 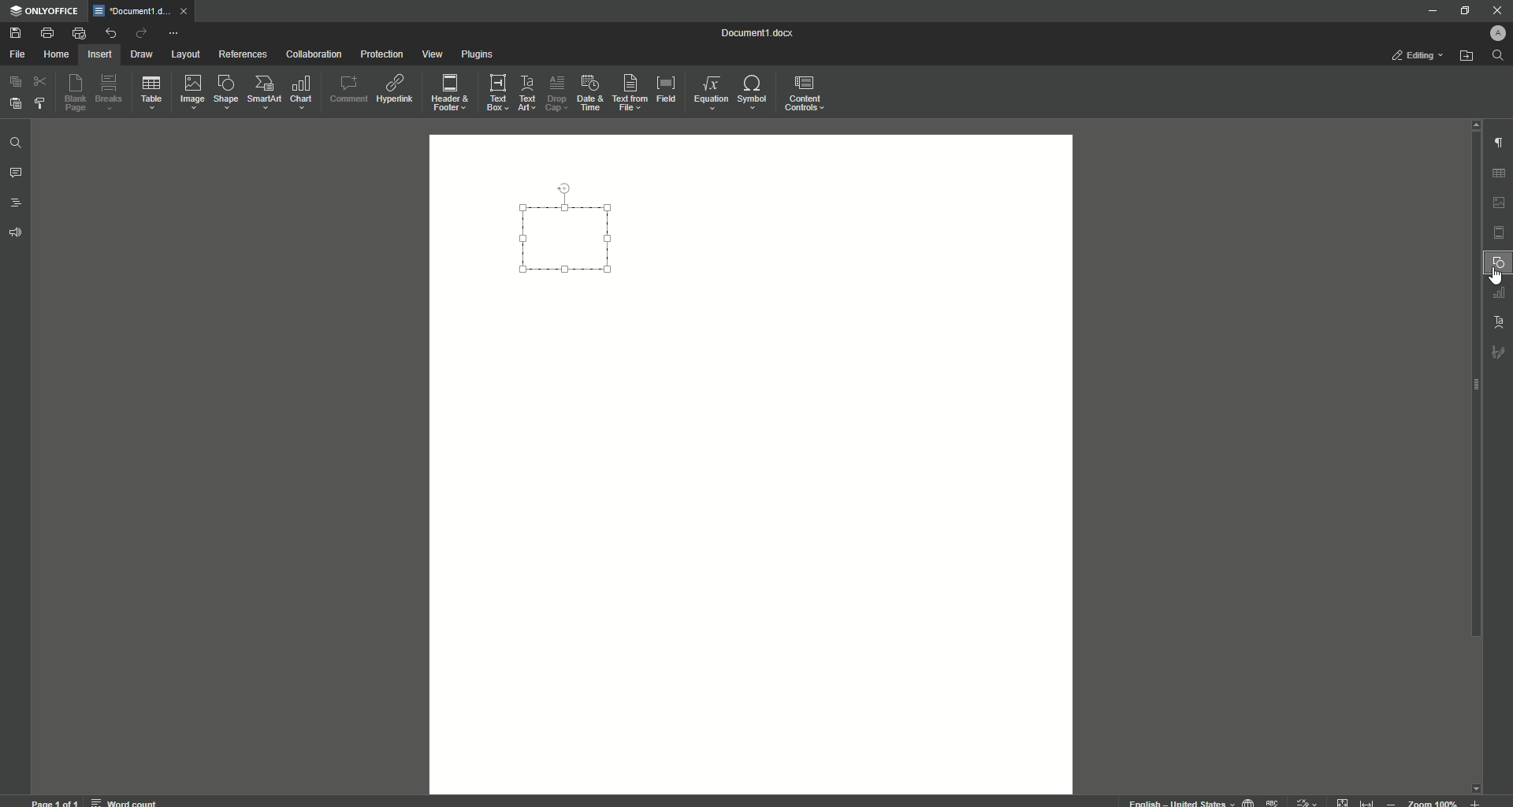 I want to click on View, so click(x=431, y=55).